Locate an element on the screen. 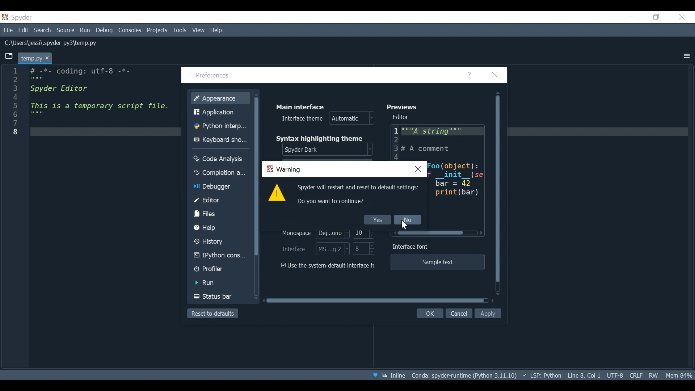 This screenshot has width=695, height=391. Toggle between inline and interactive Matplotlib plotting is located at coordinates (395, 375).